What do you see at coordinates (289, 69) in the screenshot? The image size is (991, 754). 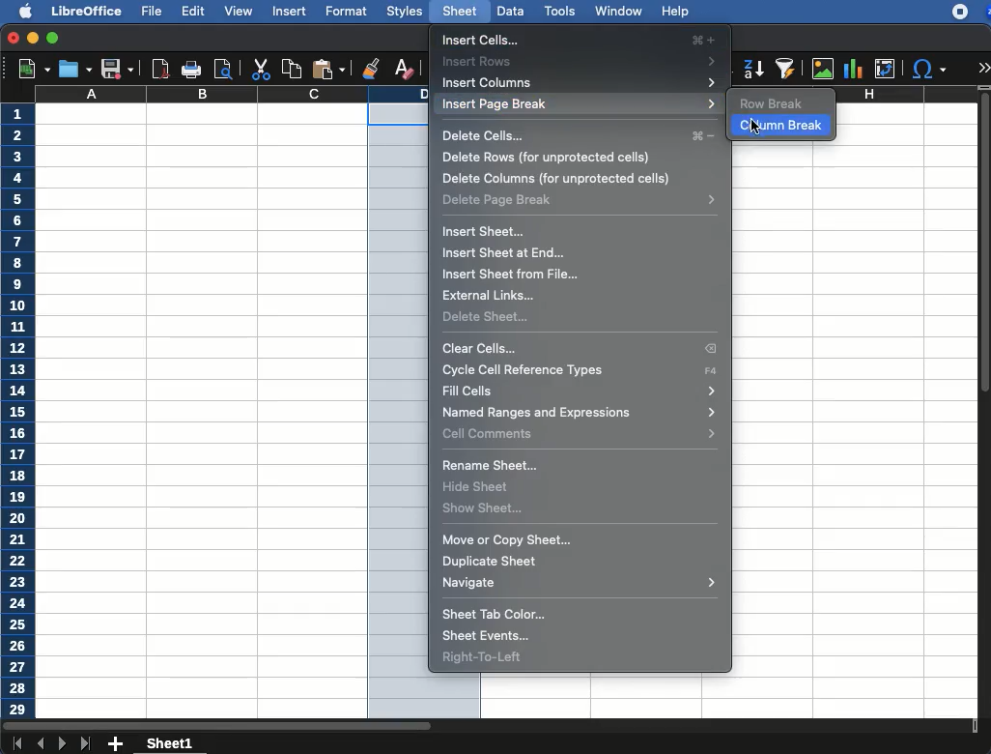 I see `copy` at bounding box center [289, 69].